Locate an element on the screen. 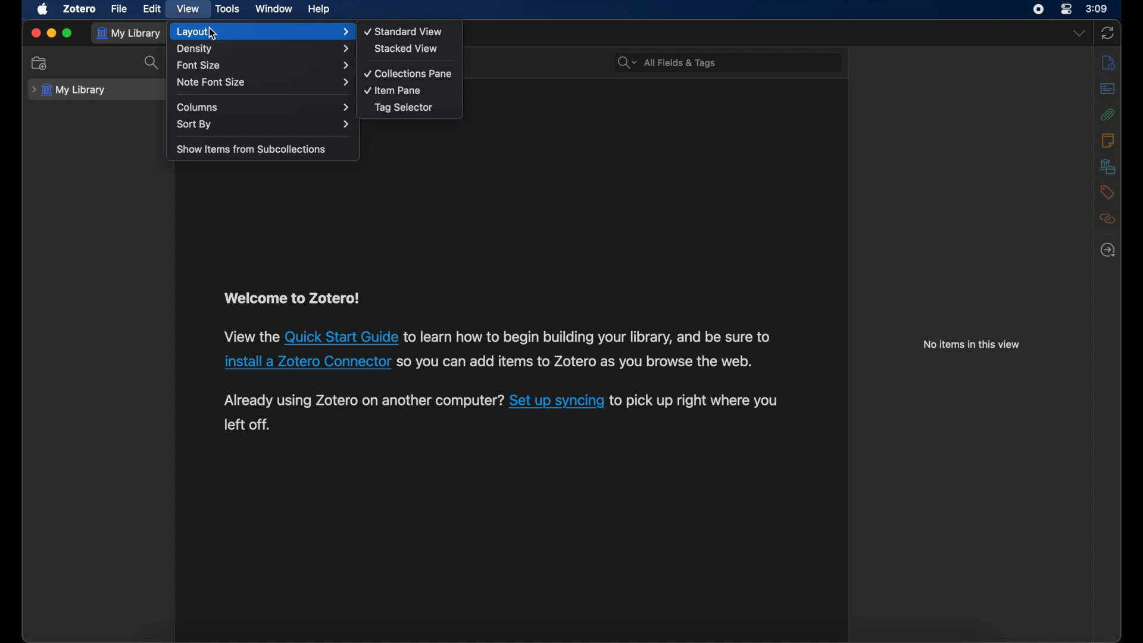 The width and height of the screenshot is (1143, 643). stacked view is located at coordinates (406, 48).